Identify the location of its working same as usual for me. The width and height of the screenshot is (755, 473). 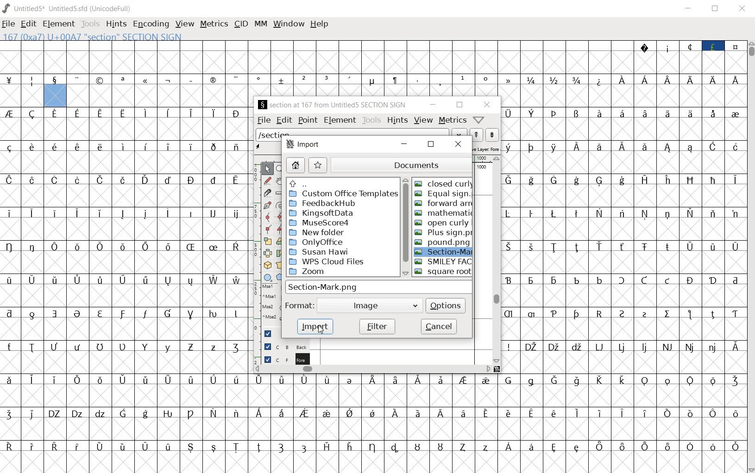
(624, 262).